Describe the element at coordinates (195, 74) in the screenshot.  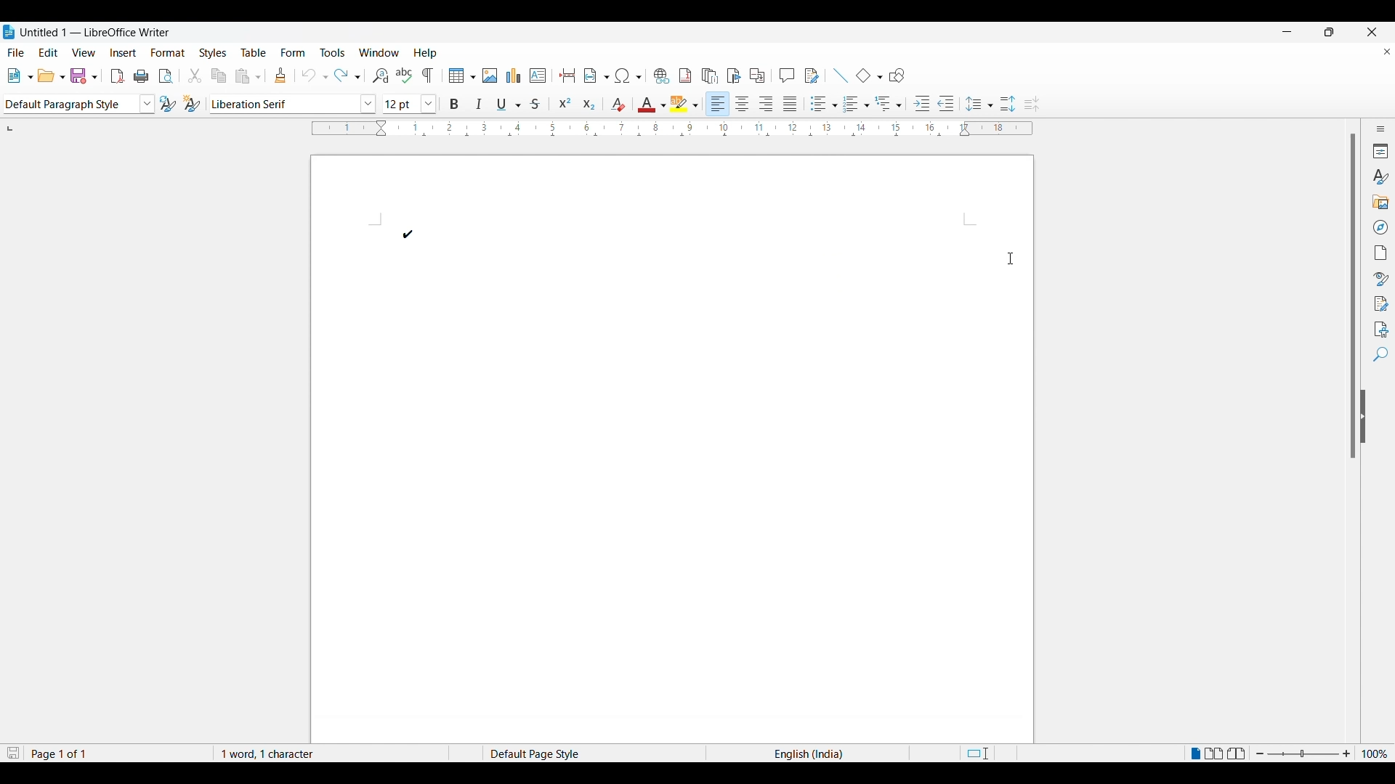
I see `cut` at that location.